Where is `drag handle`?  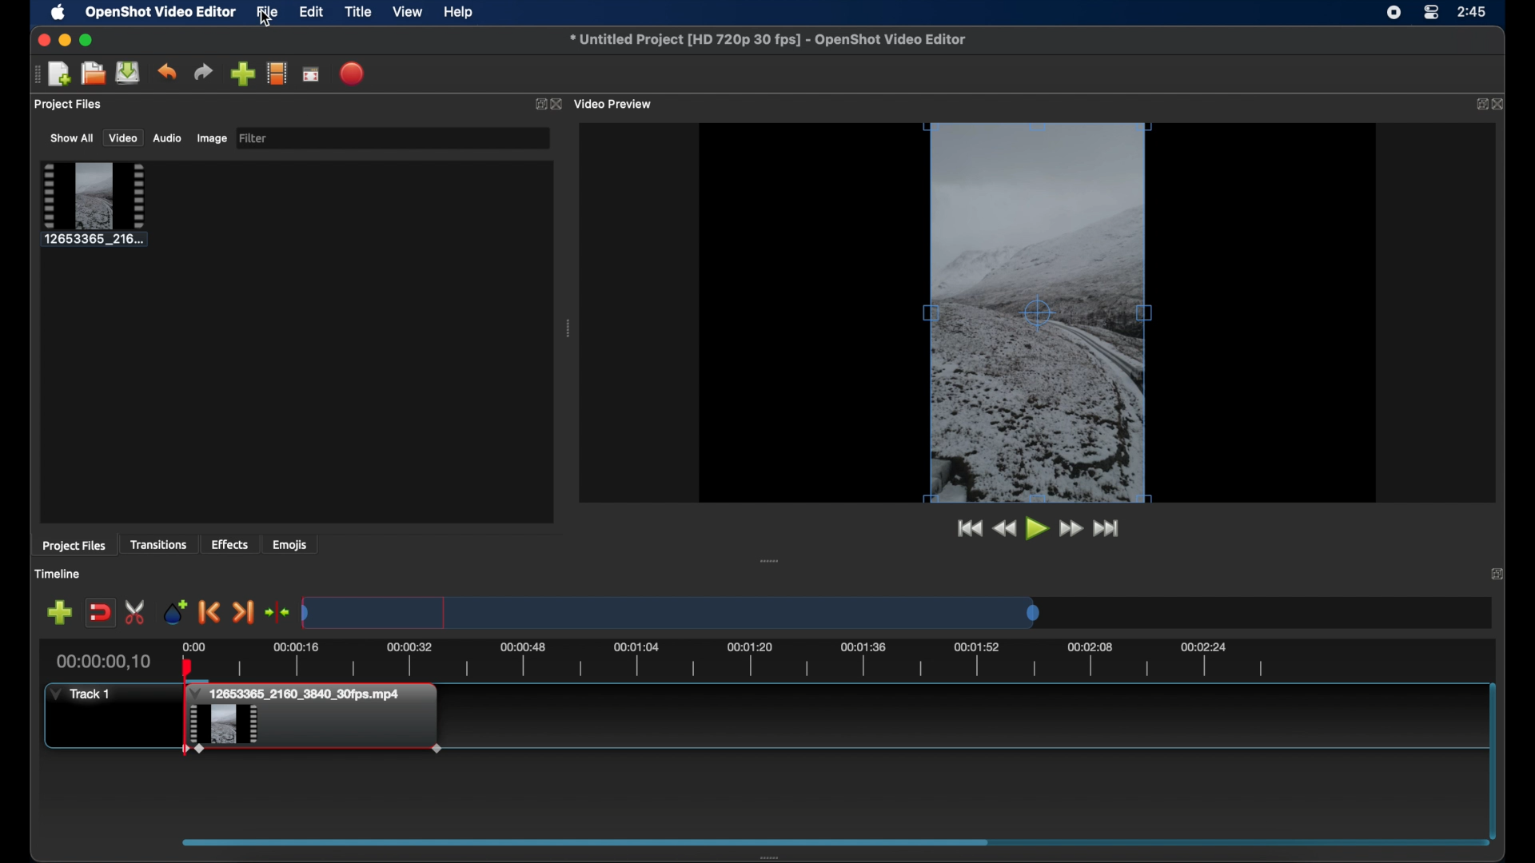
drag handle is located at coordinates (568, 328).